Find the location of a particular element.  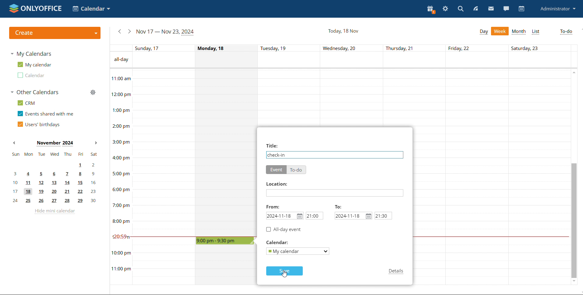

details is located at coordinates (396, 272).